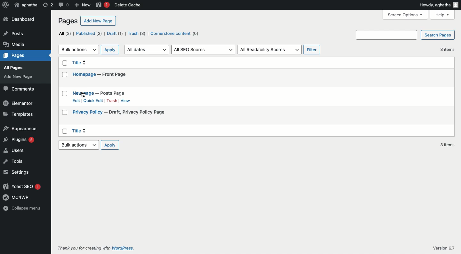  What do you see at coordinates (129, 5) in the screenshot?
I see `Delete cache` at bounding box center [129, 5].